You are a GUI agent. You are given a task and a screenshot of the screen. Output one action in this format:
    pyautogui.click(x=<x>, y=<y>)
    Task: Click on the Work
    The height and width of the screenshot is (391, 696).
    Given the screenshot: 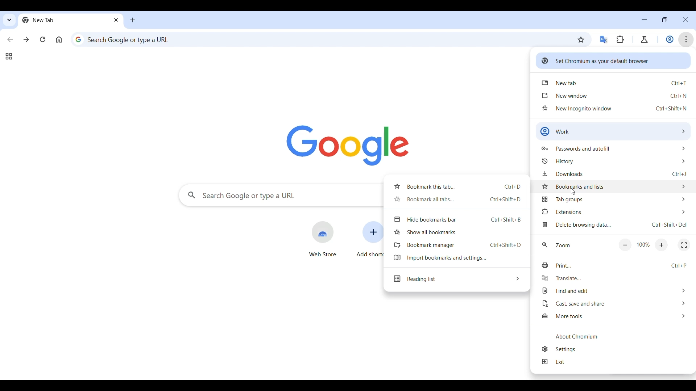 What is the action you would take?
    pyautogui.click(x=670, y=39)
    